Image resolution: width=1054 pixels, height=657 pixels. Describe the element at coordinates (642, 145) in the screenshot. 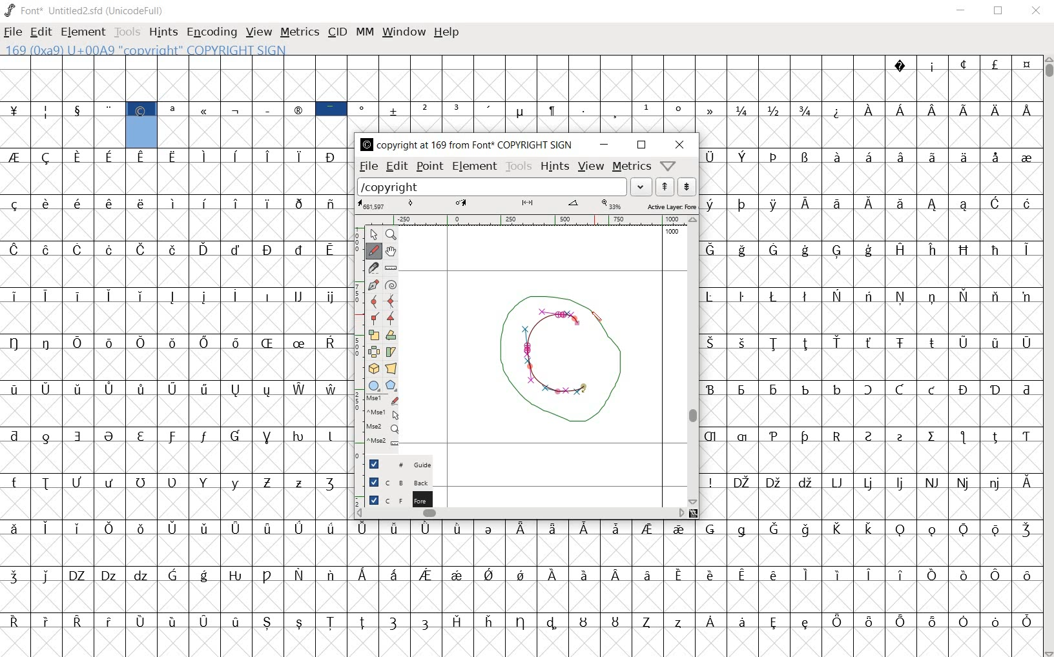

I see `restore` at that location.